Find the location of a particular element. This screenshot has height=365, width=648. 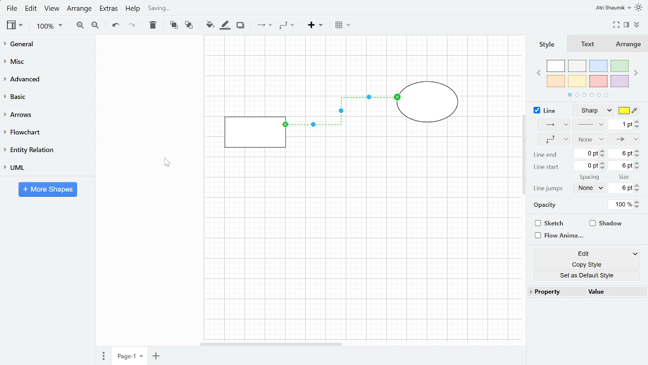

Redo is located at coordinates (132, 25).